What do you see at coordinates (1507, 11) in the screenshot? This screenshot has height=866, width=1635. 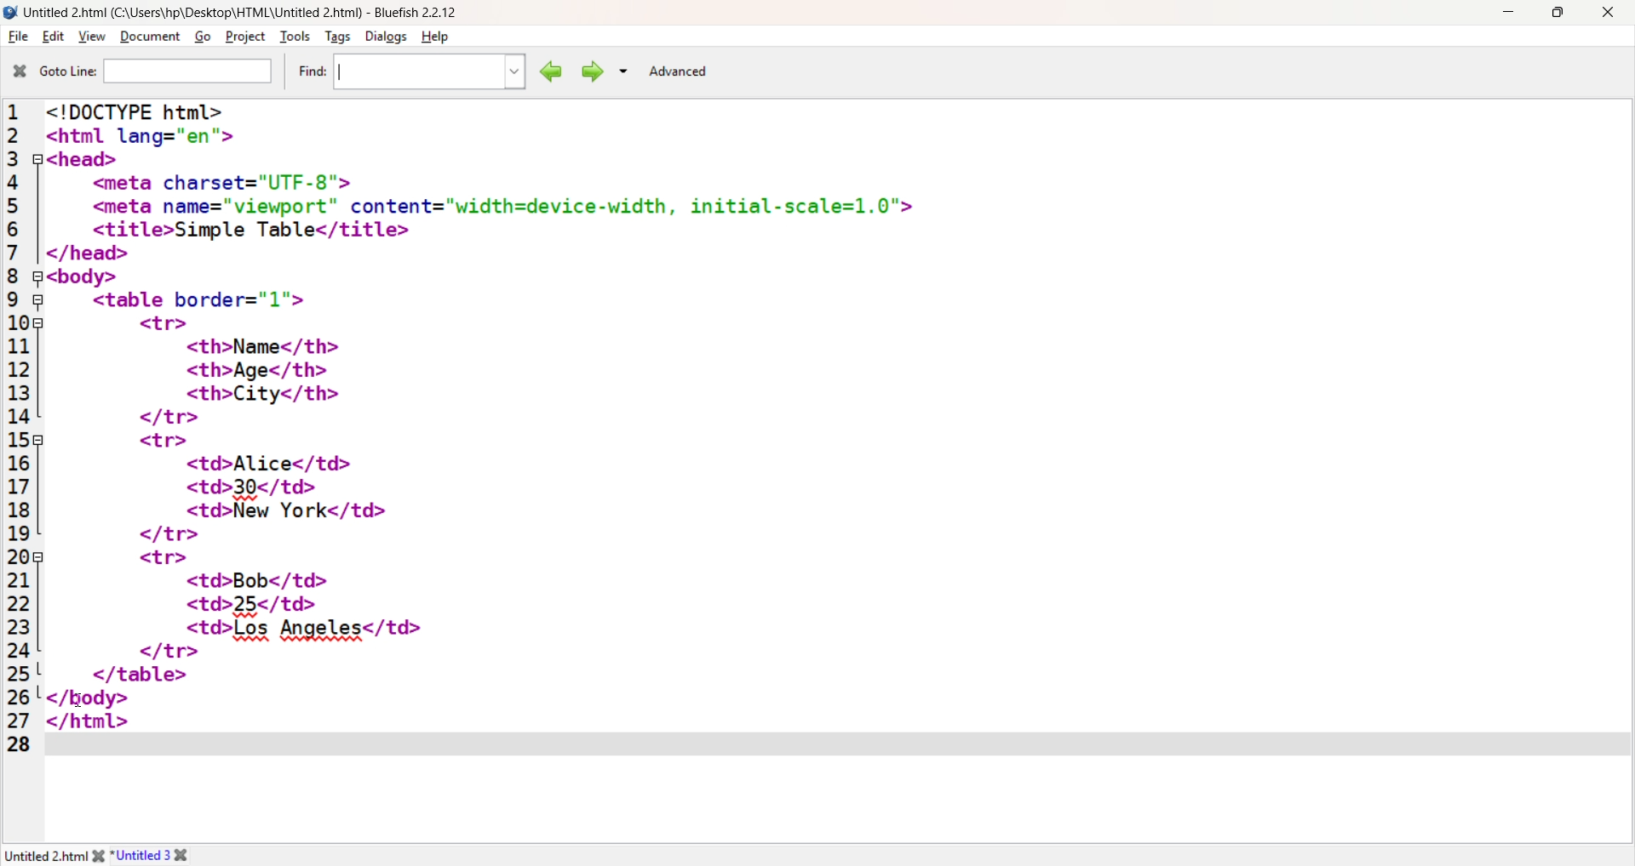 I see `Minimize` at bounding box center [1507, 11].